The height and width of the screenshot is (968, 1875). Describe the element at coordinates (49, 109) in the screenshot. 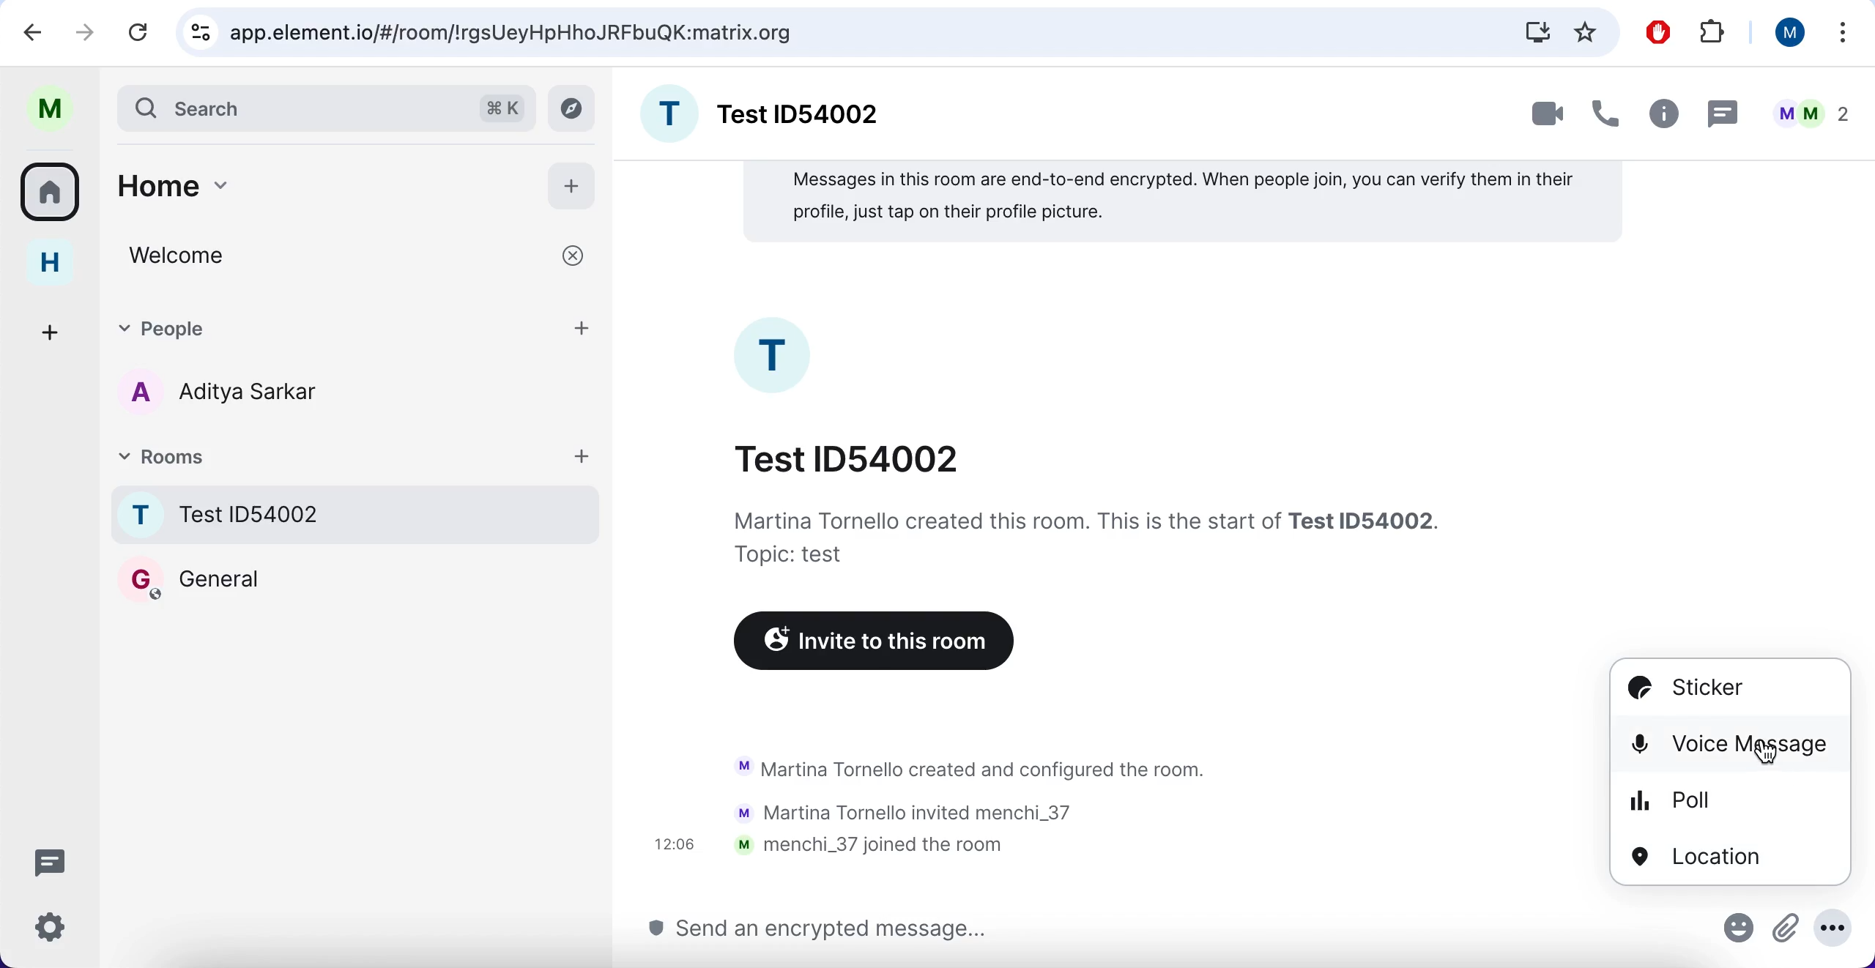

I see `user` at that location.